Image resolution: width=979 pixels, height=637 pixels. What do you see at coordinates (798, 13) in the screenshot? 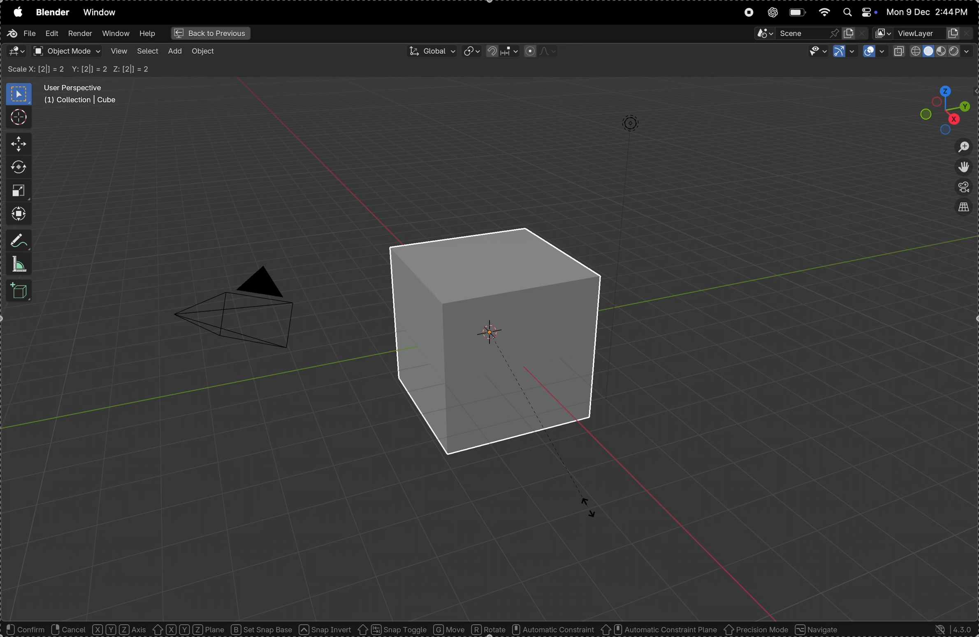
I see `battery` at bounding box center [798, 13].